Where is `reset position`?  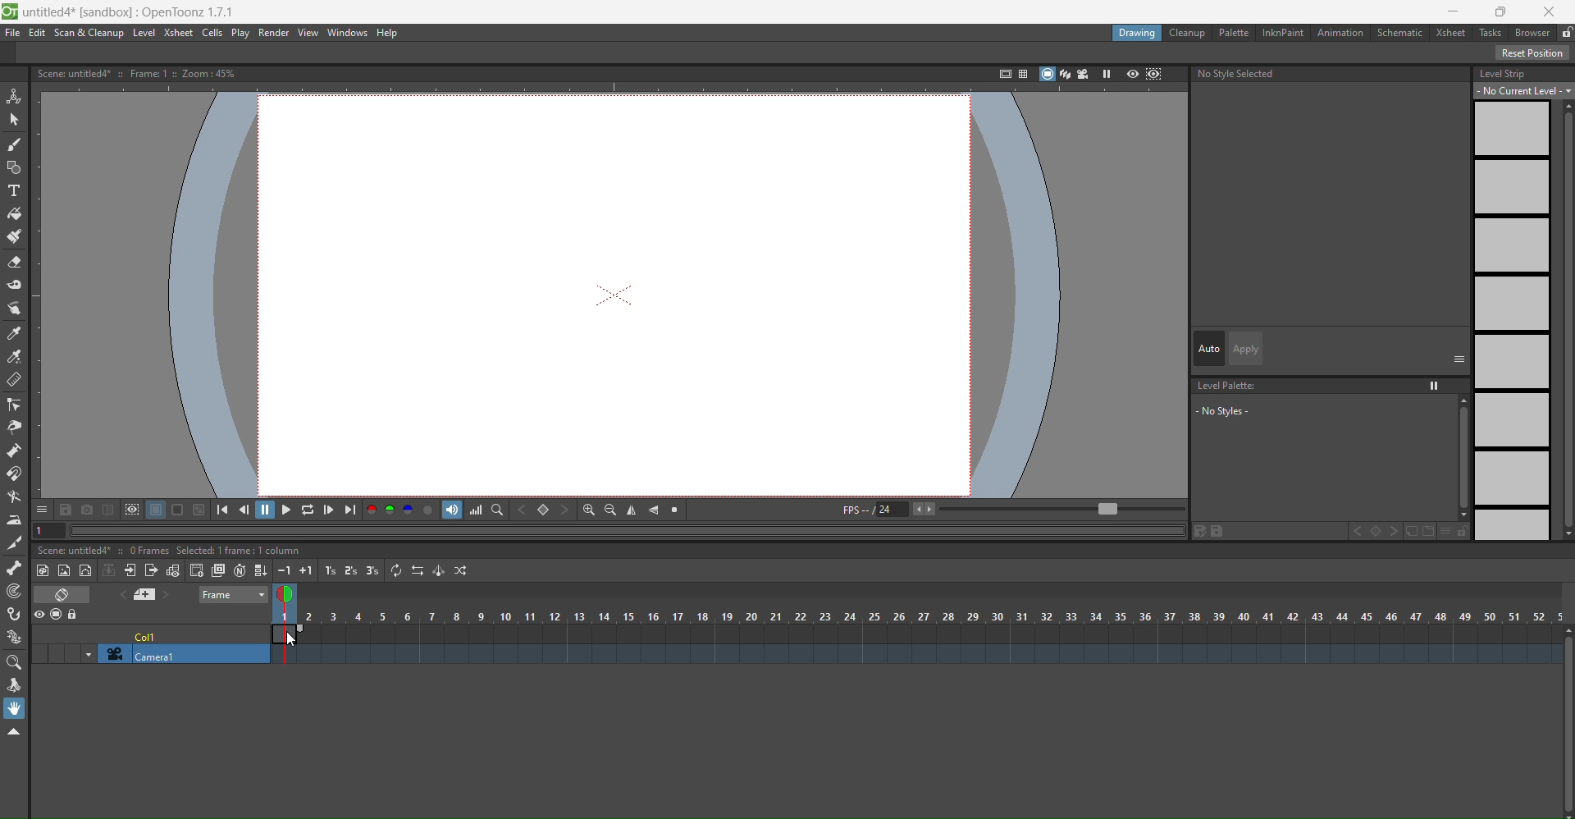
reset position is located at coordinates (1533, 53).